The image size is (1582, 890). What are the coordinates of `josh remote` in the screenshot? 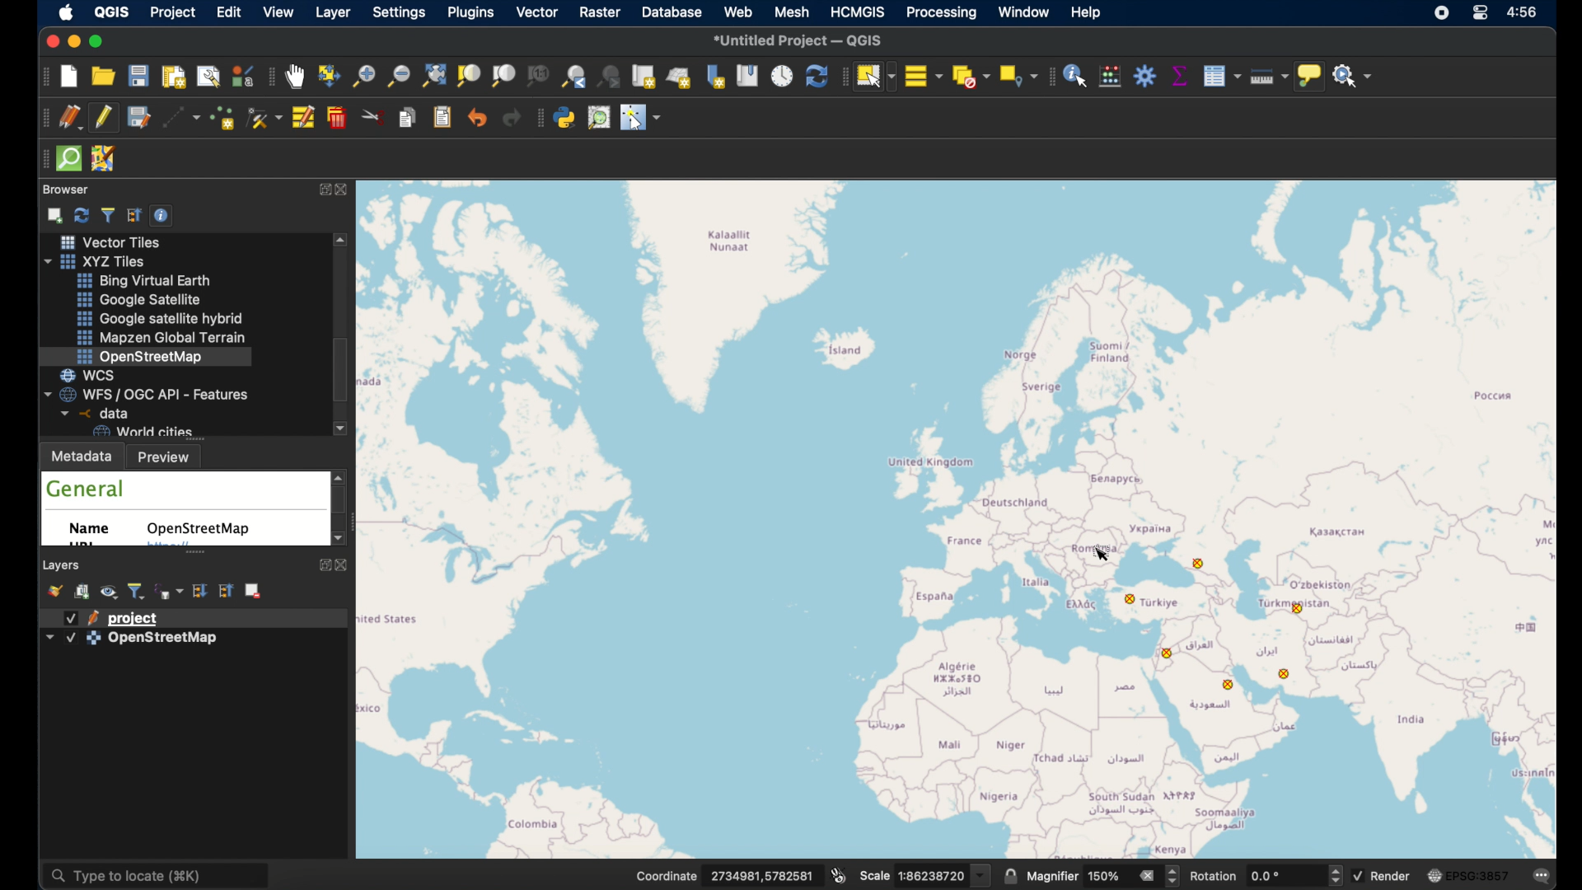 It's located at (105, 159).